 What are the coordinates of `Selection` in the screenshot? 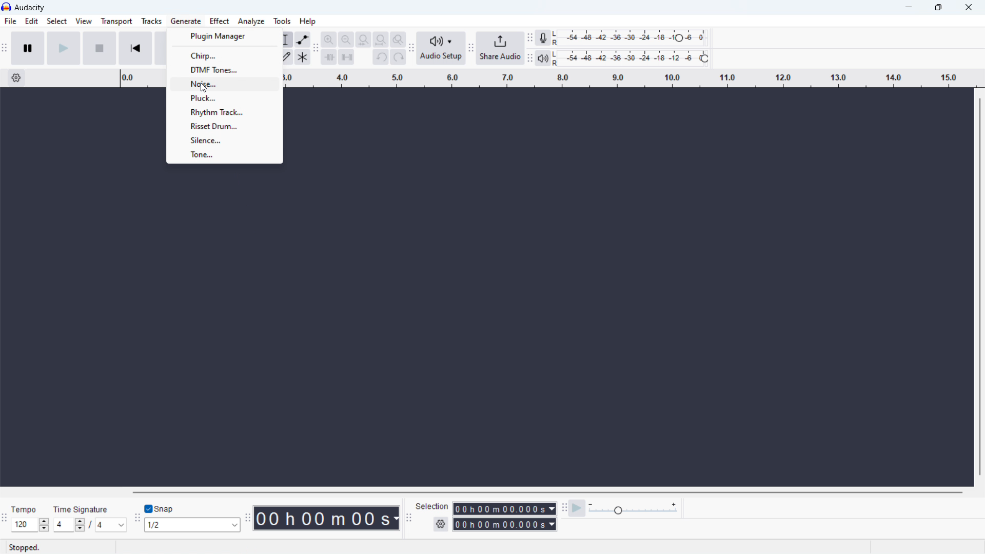 It's located at (432, 507).